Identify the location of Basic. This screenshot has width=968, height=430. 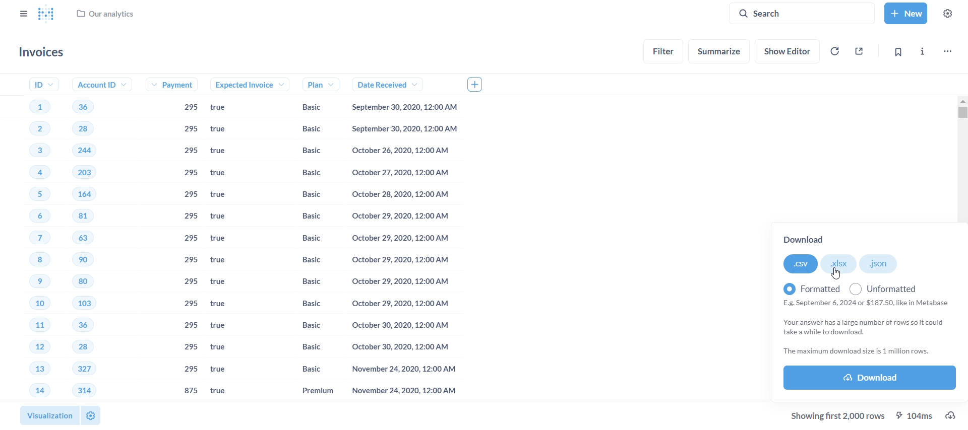
(304, 217).